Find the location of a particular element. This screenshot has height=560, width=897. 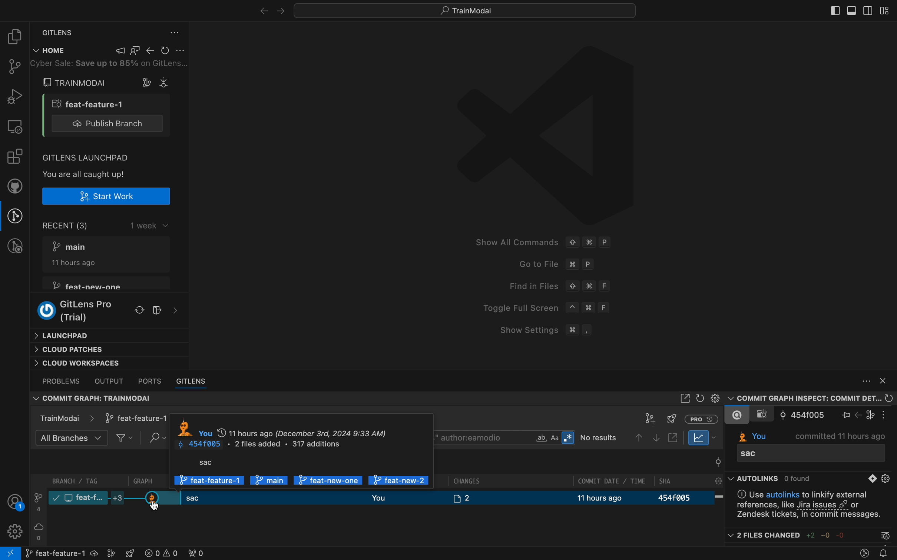

git pannel is located at coordinates (13, 66).